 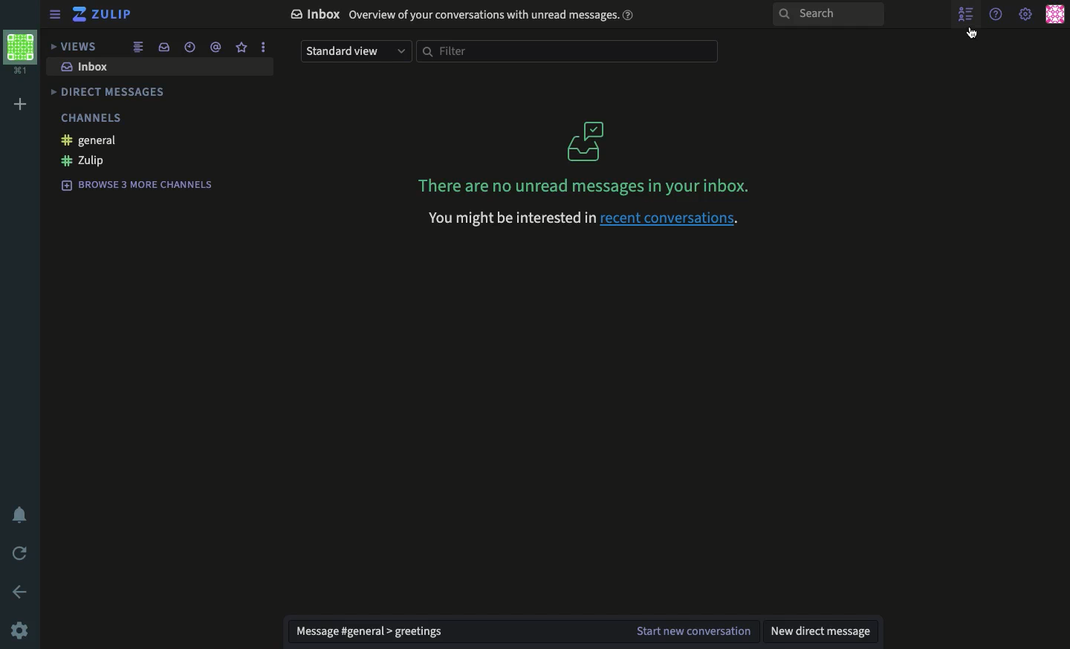 What do you see at coordinates (369, 631) in the screenshot?
I see `message general greetings` at bounding box center [369, 631].